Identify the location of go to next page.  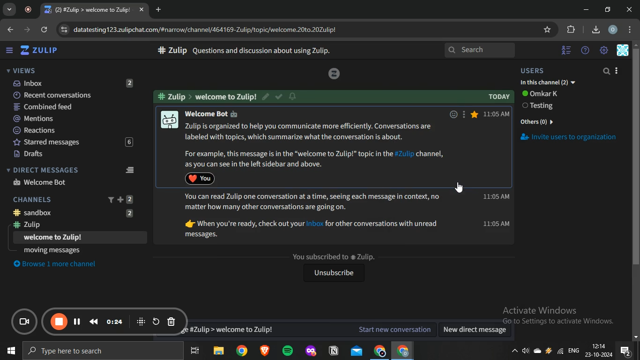
(28, 30).